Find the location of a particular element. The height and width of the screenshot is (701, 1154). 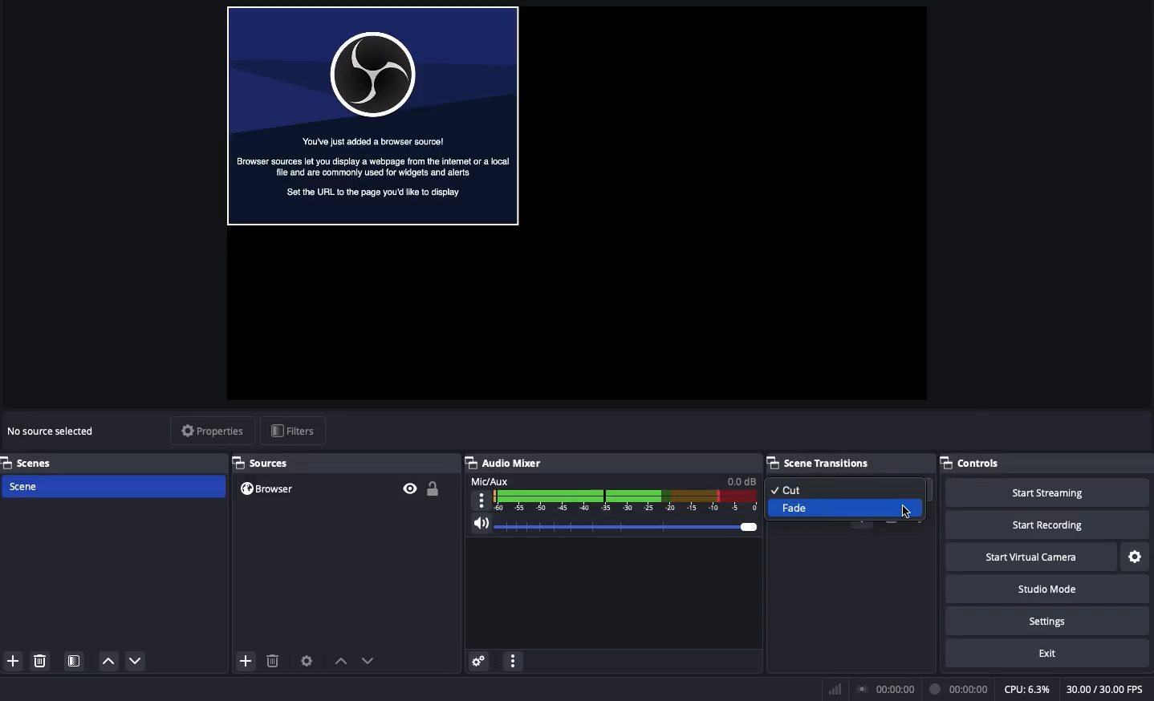

broadcast is located at coordinates (886, 687).